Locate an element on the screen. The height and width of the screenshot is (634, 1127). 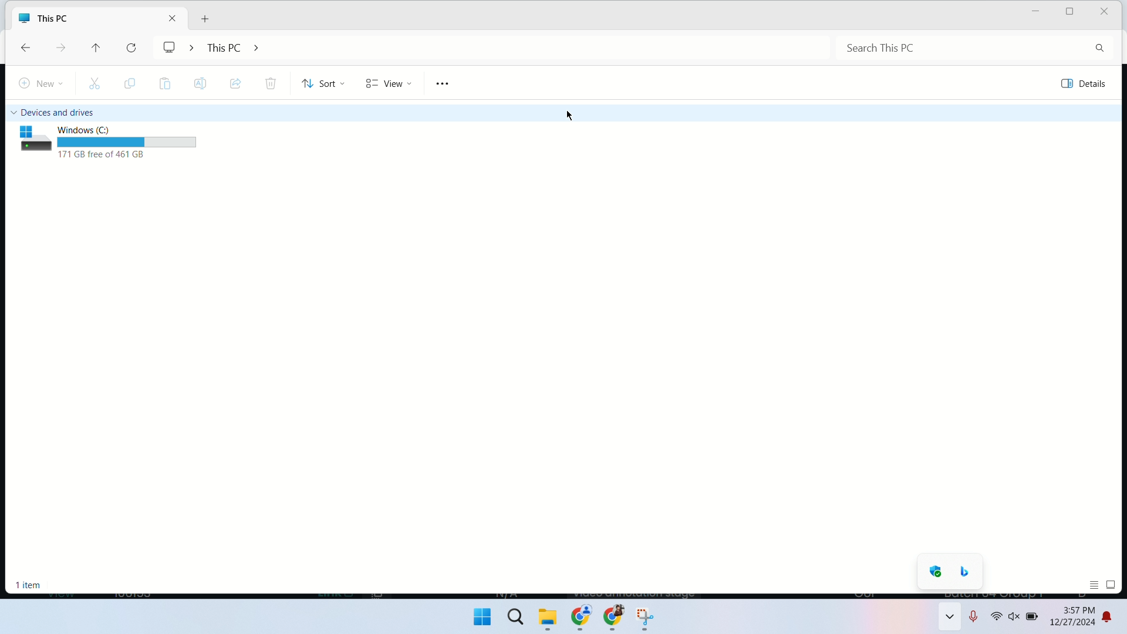
display is located at coordinates (1094, 588).